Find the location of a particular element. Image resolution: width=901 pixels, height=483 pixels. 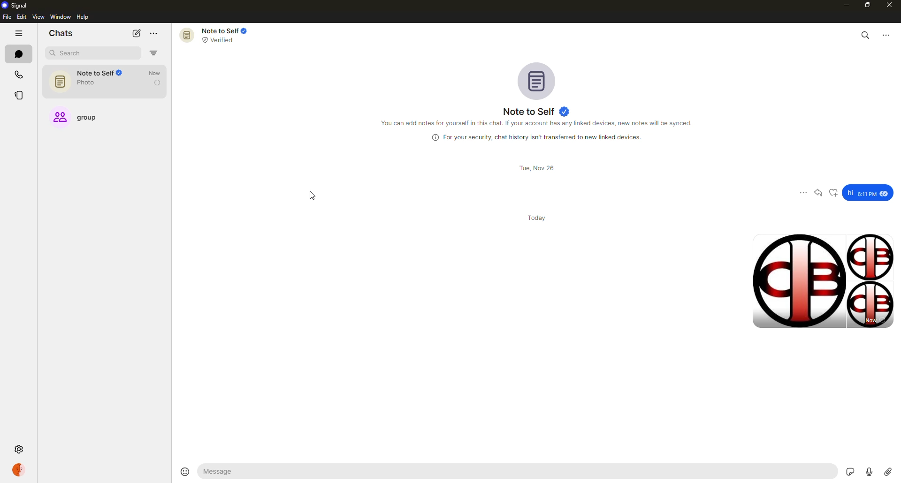

file is located at coordinates (6, 18).